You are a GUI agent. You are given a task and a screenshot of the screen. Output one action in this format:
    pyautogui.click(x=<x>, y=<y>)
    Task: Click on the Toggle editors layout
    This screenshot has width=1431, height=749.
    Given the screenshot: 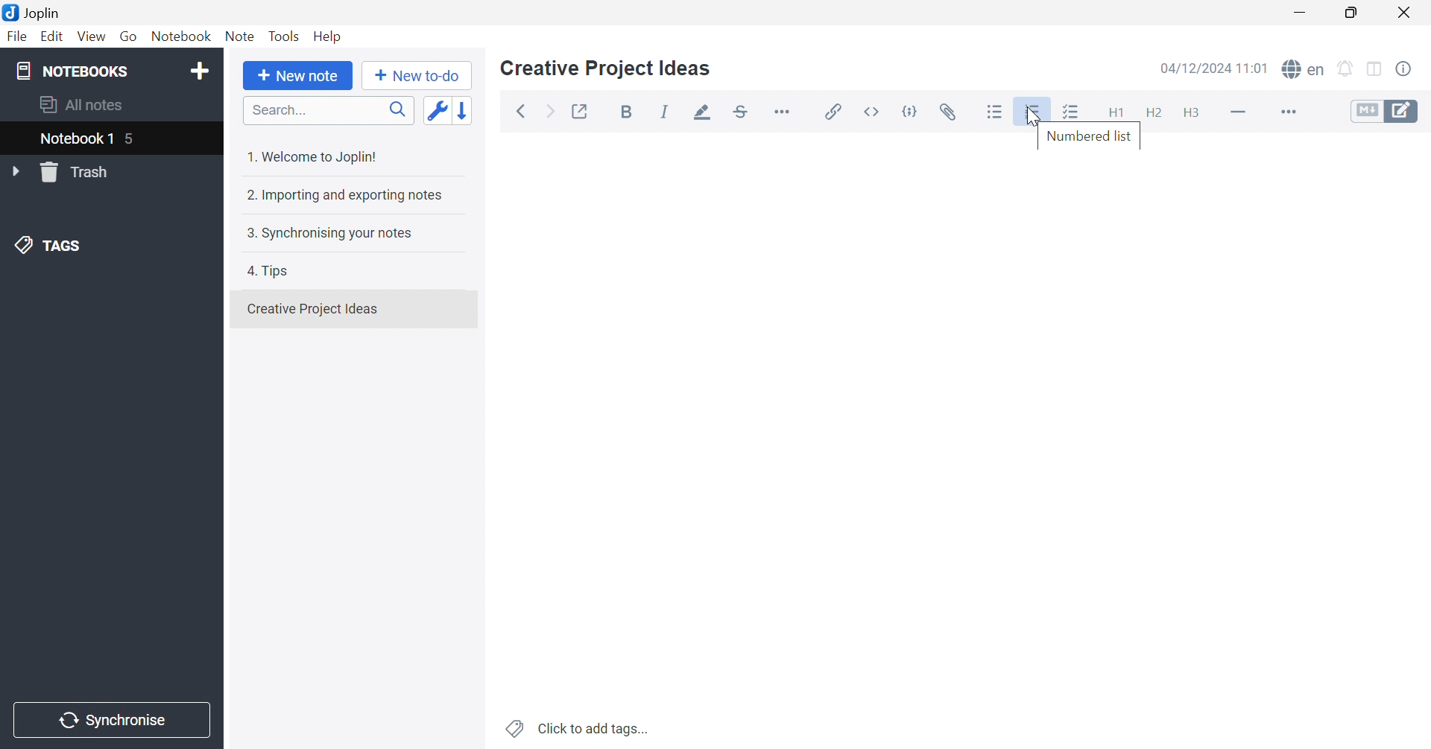 What is the action you would take?
    pyautogui.click(x=1374, y=67)
    